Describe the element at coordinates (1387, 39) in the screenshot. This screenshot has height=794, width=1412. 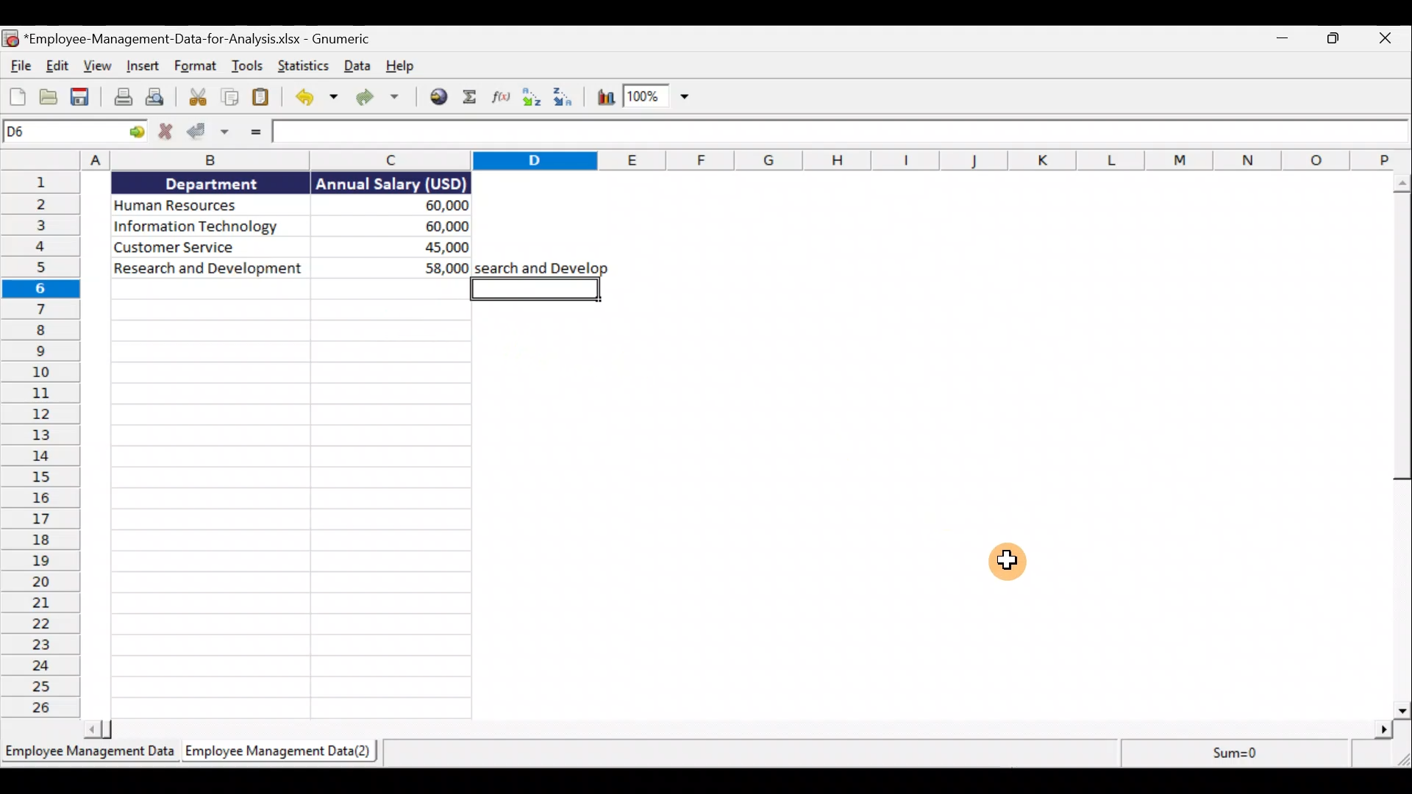
I see `Close` at that location.